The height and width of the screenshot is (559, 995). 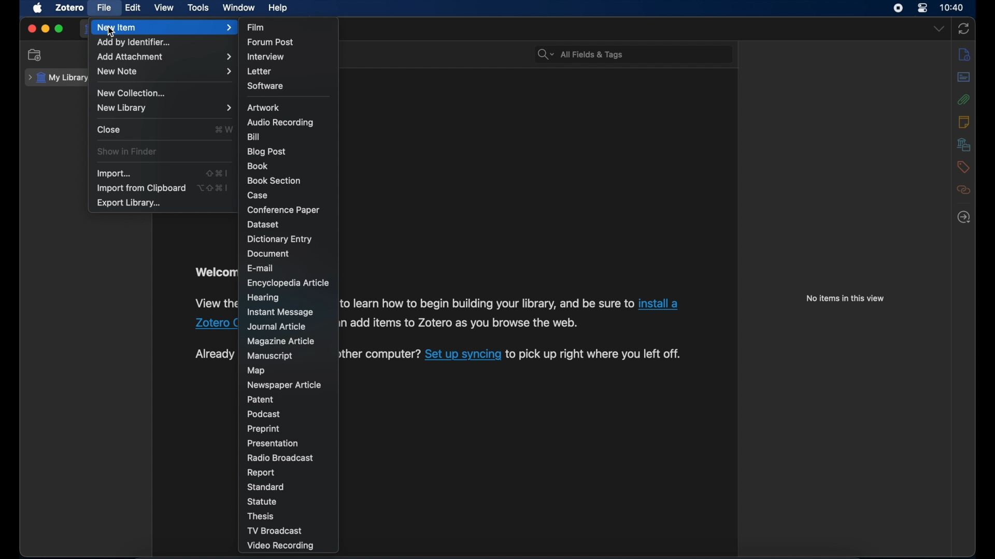 I want to click on new library, so click(x=164, y=108).